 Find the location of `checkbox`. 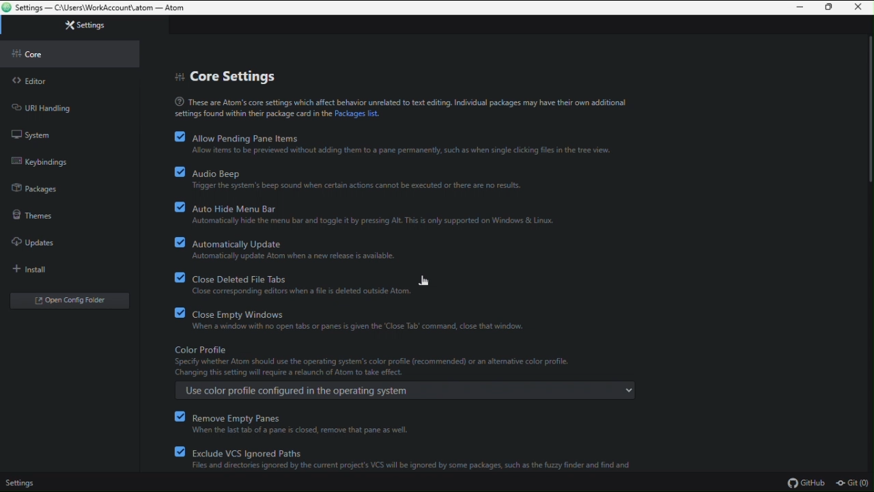

checkbox is located at coordinates (179, 172).